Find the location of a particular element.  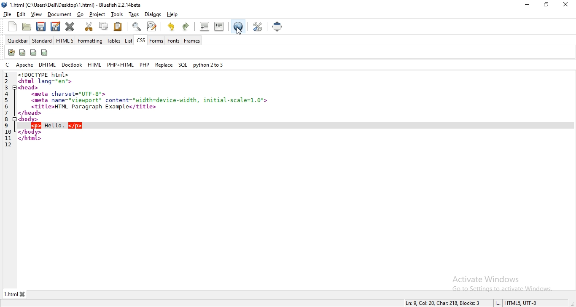

<meta name="viewport" content="width=device-width, i1nitial-scale=1.0"> is located at coordinates (150, 101).